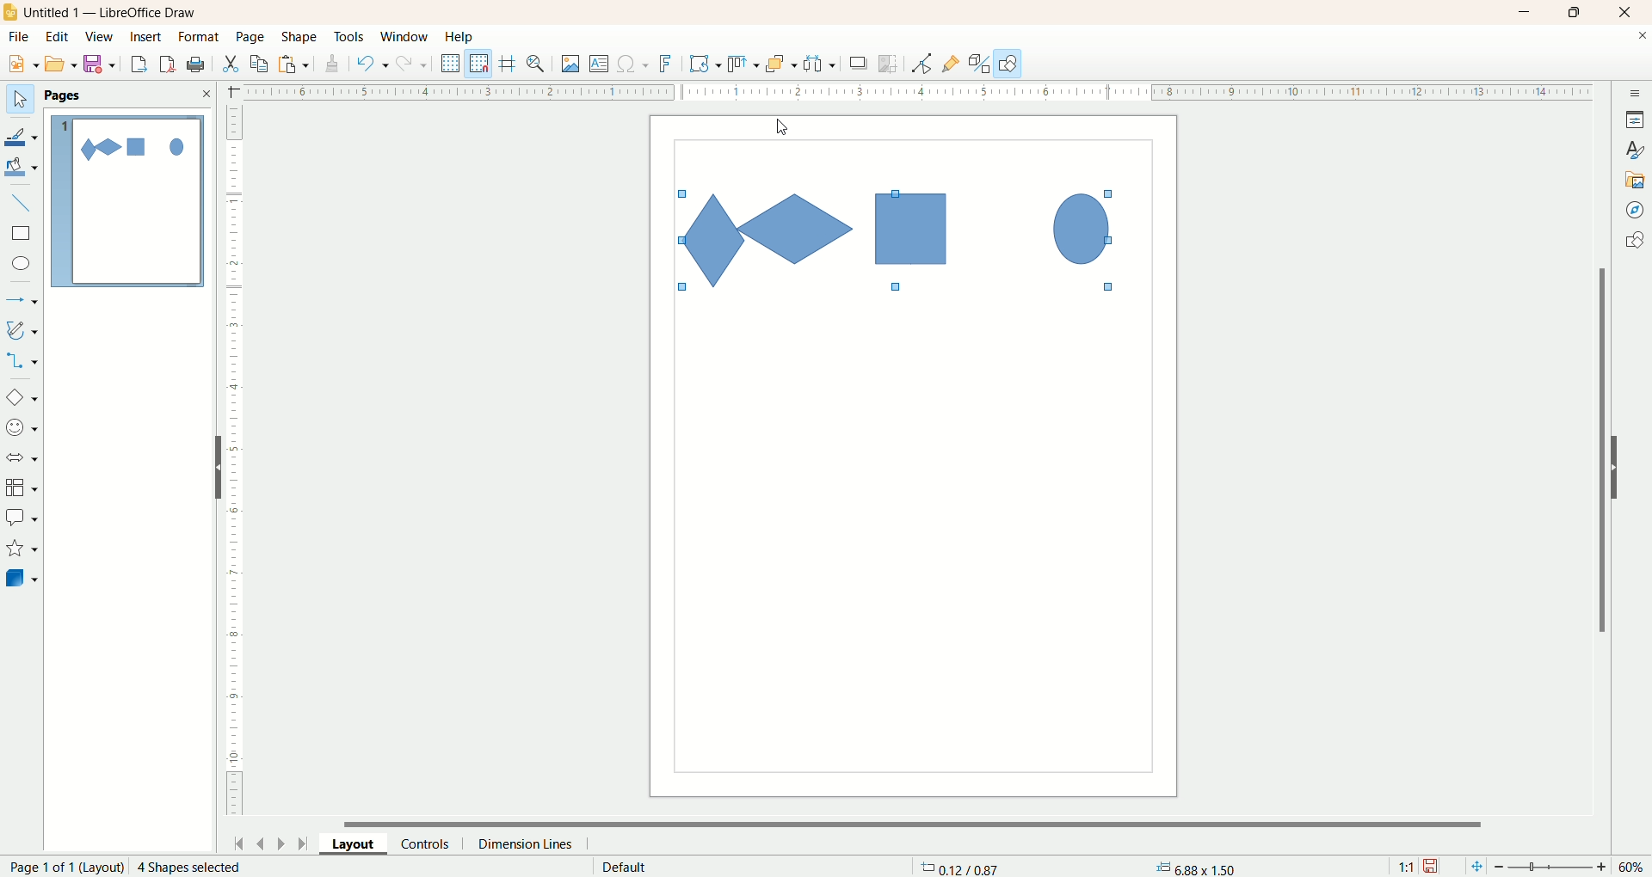  I want to click on gluepoint function, so click(951, 64).